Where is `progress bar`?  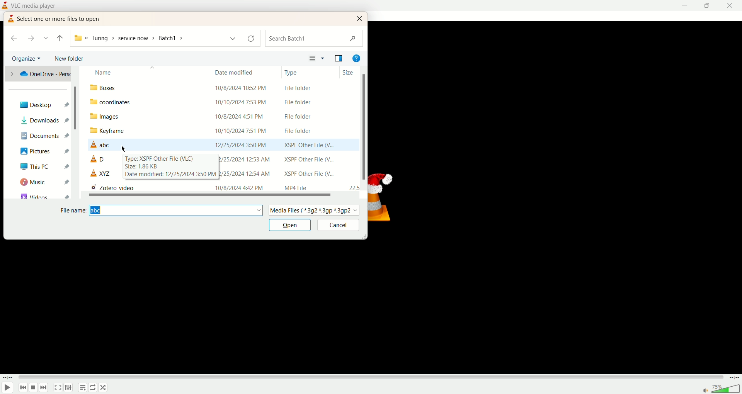 progress bar is located at coordinates (370, 377).